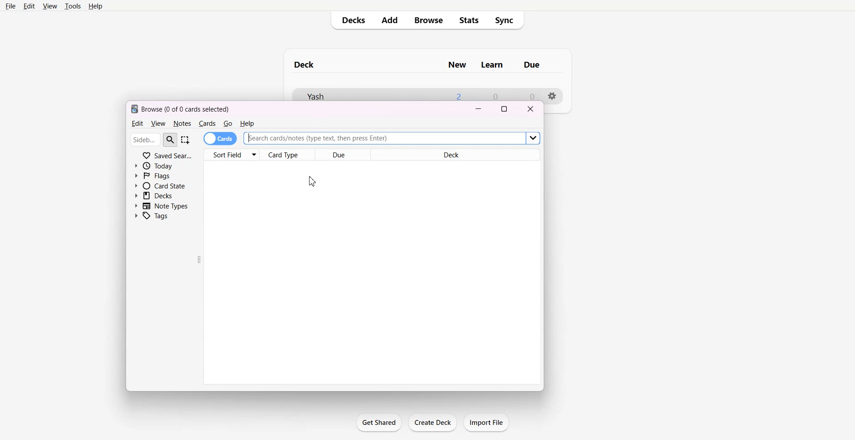 The image size is (855, 440). What do you see at coordinates (182, 124) in the screenshot?
I see `Notes` at bounding box center [182, 124].